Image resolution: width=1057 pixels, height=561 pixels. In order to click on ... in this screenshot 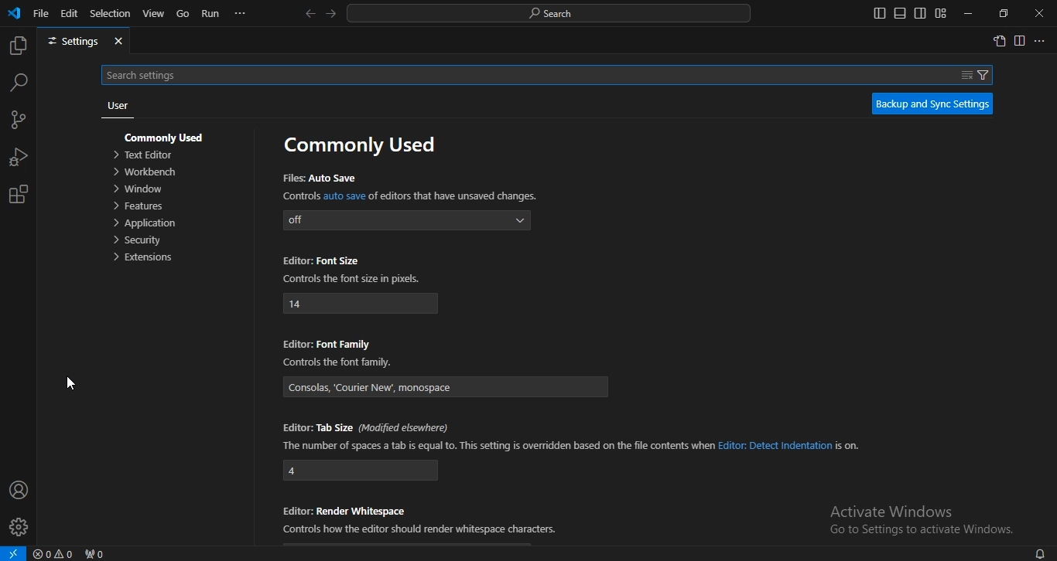, I will do `click(1041, 42)`.